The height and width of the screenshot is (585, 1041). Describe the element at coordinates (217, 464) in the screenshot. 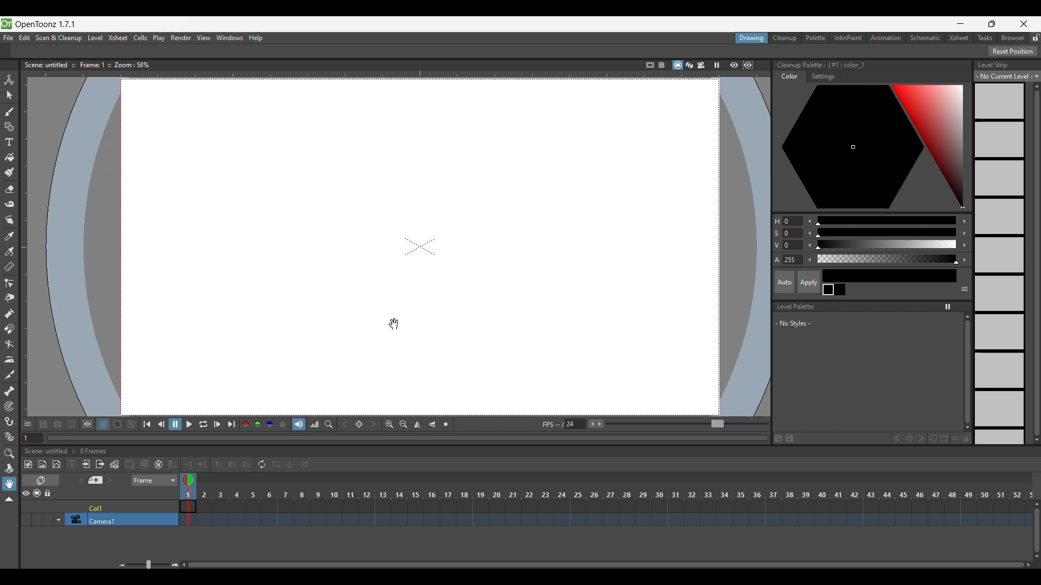

I see `Reframe on 1's` at that location.